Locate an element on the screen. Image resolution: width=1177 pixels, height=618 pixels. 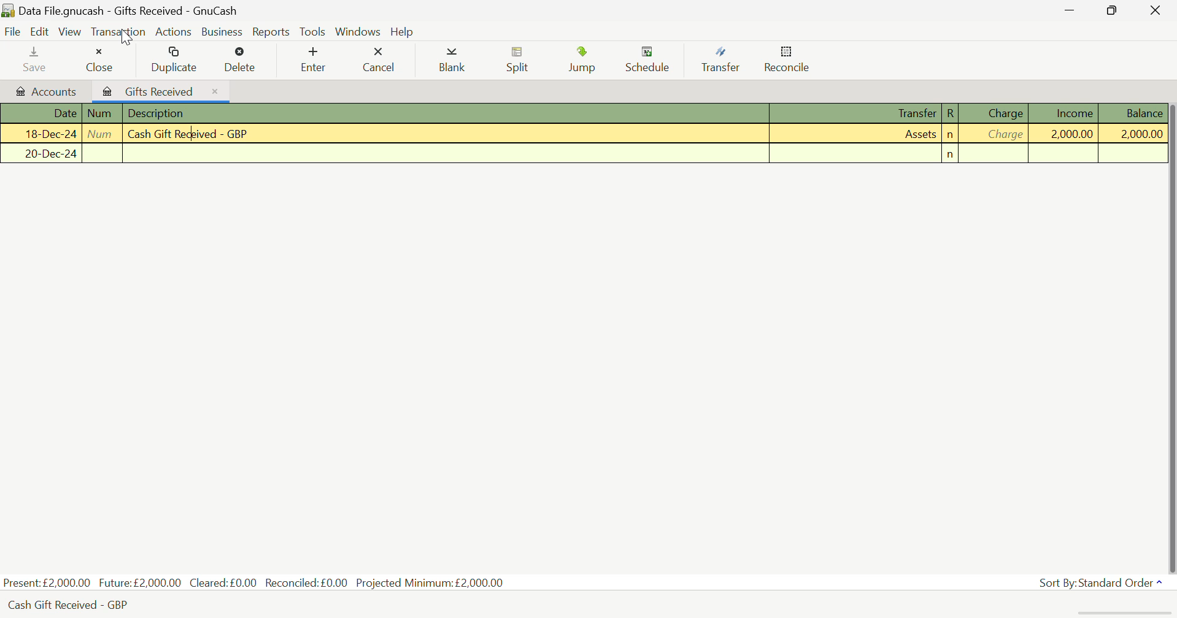
File is located at coordinates (12, 31).